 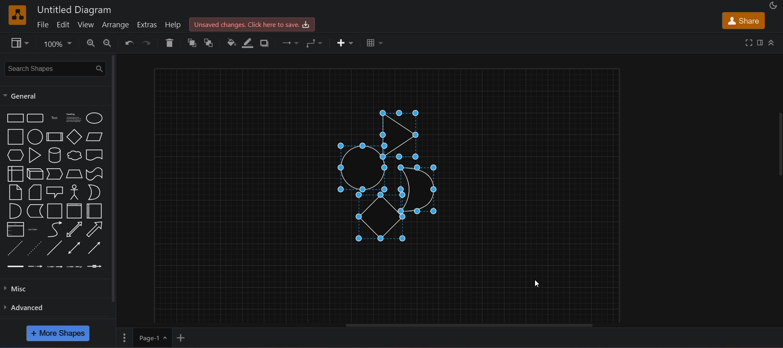 I want to click on more shapes, so click(x=58, y=333).